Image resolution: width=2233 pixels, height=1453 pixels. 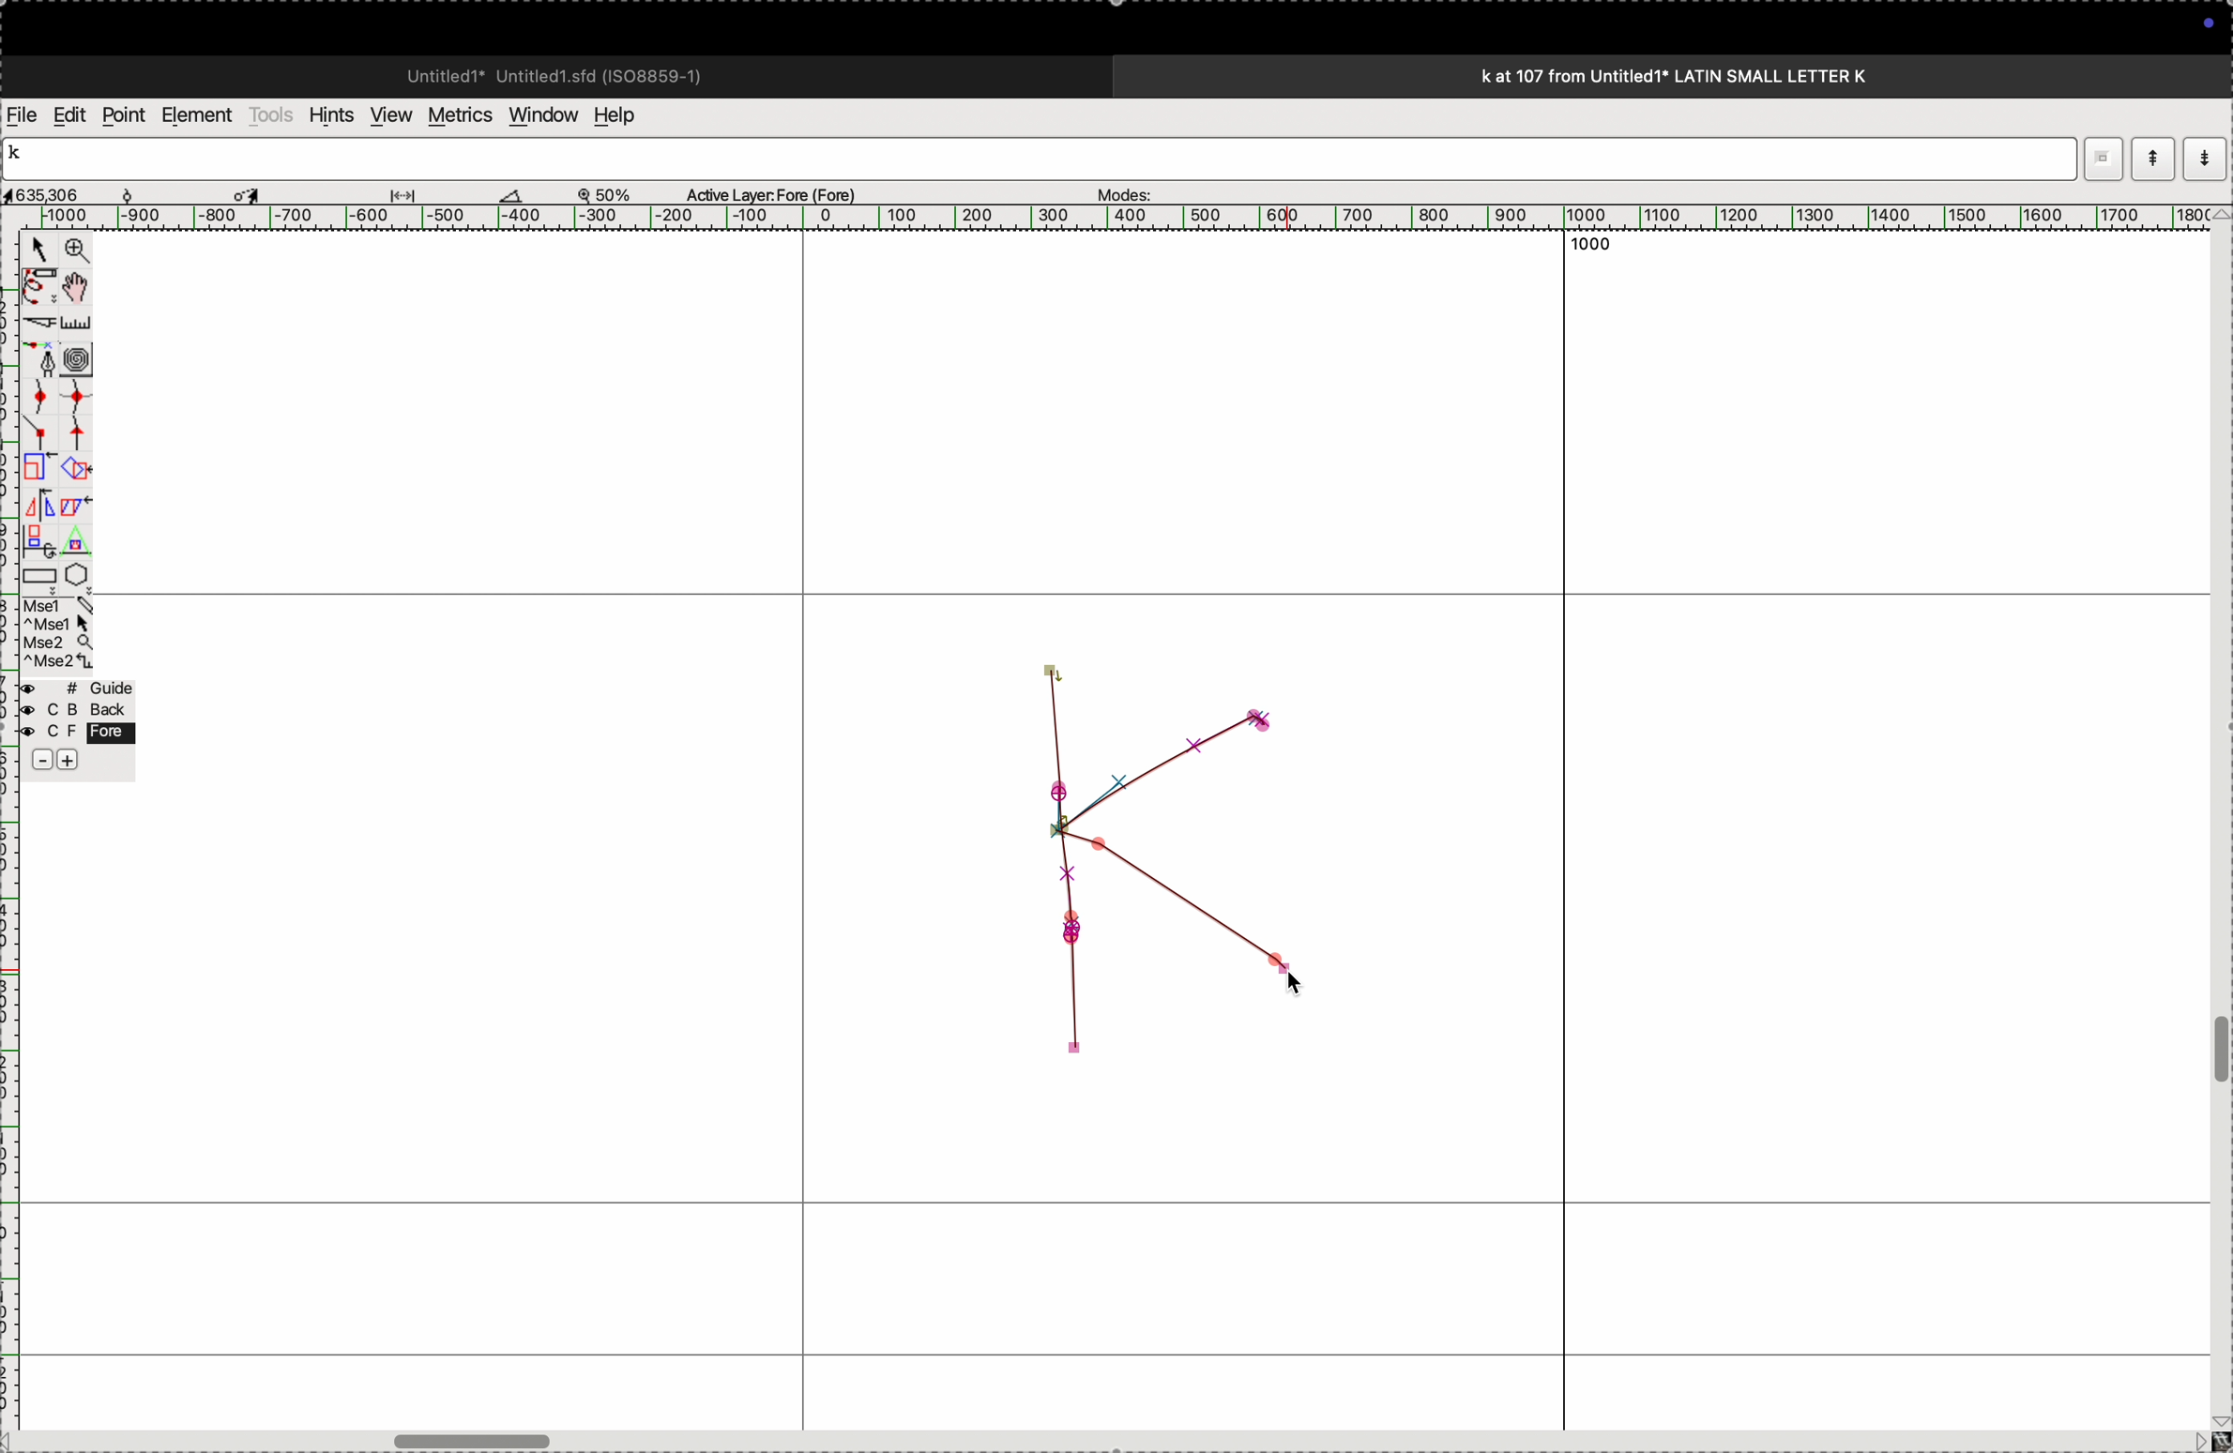 I want to click on tools, so click(x=271, y=114).